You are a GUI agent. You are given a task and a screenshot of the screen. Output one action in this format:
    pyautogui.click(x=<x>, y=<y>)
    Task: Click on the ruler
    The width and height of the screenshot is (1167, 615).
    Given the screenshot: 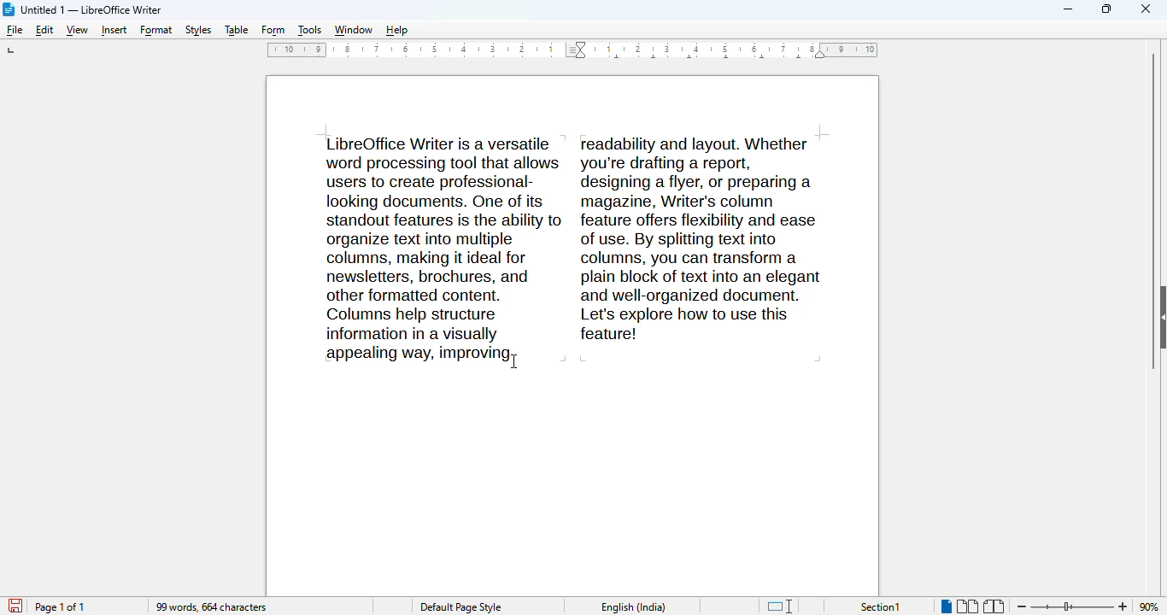 What is the action you would take?
    pyautogui.click(x=412, y=50)
    